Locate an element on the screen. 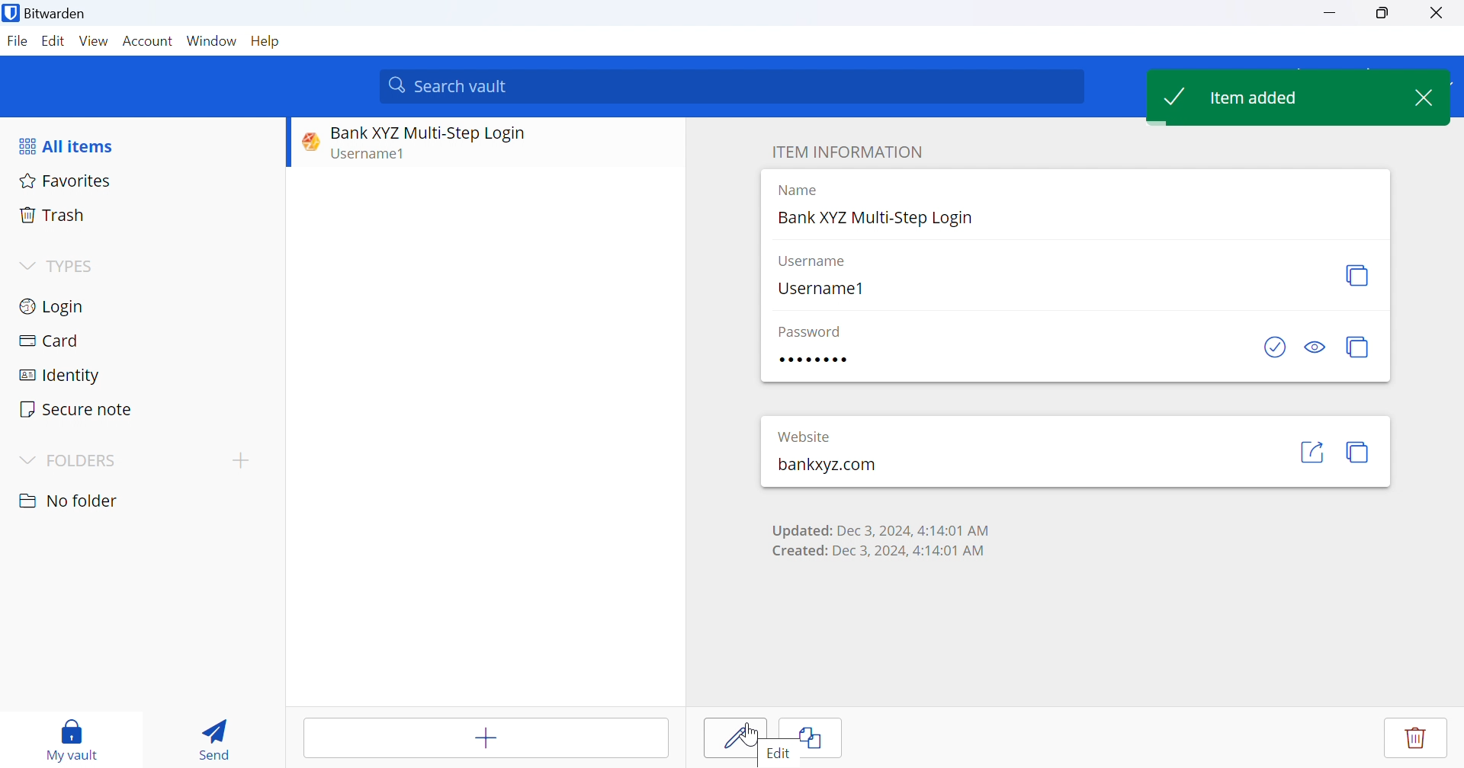 The image size is (1464, 768). File is located at coordinates (17, 42).